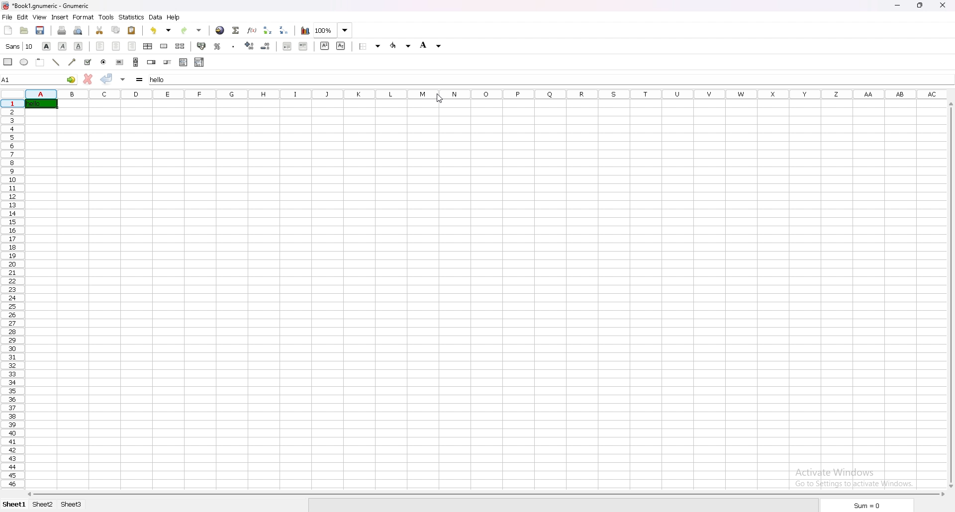 Image resolution: width=955 pixels, height=512 pixels. What do you see at coordinates (89, 79) in the screenshot?
I see `cancel change` at bounding box center [89, 79].